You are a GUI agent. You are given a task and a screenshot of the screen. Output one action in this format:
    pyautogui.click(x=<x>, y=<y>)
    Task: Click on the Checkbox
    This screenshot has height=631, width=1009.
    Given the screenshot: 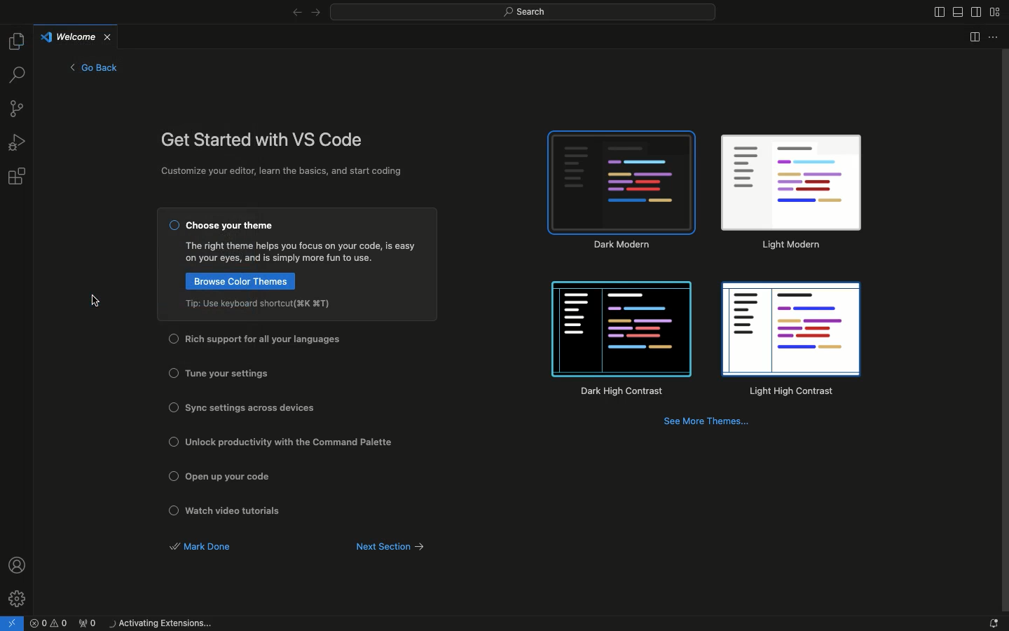 What is the action you would take?
    pyautogui.click(x=174, y=441)
    